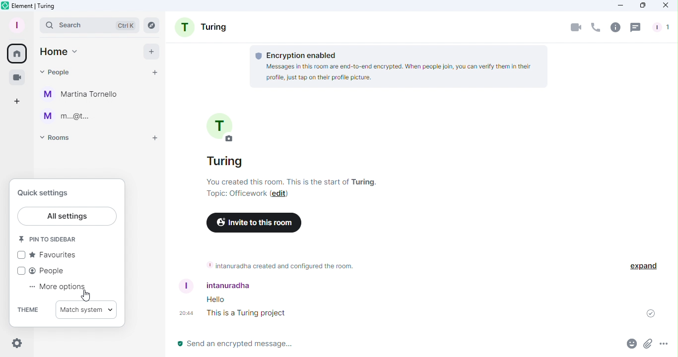 Image resolution: width=678 pixels, height=357 pixels. Describe the element at coordinates (66, 116) in the screenshot. I see `m...@t...` at that location.